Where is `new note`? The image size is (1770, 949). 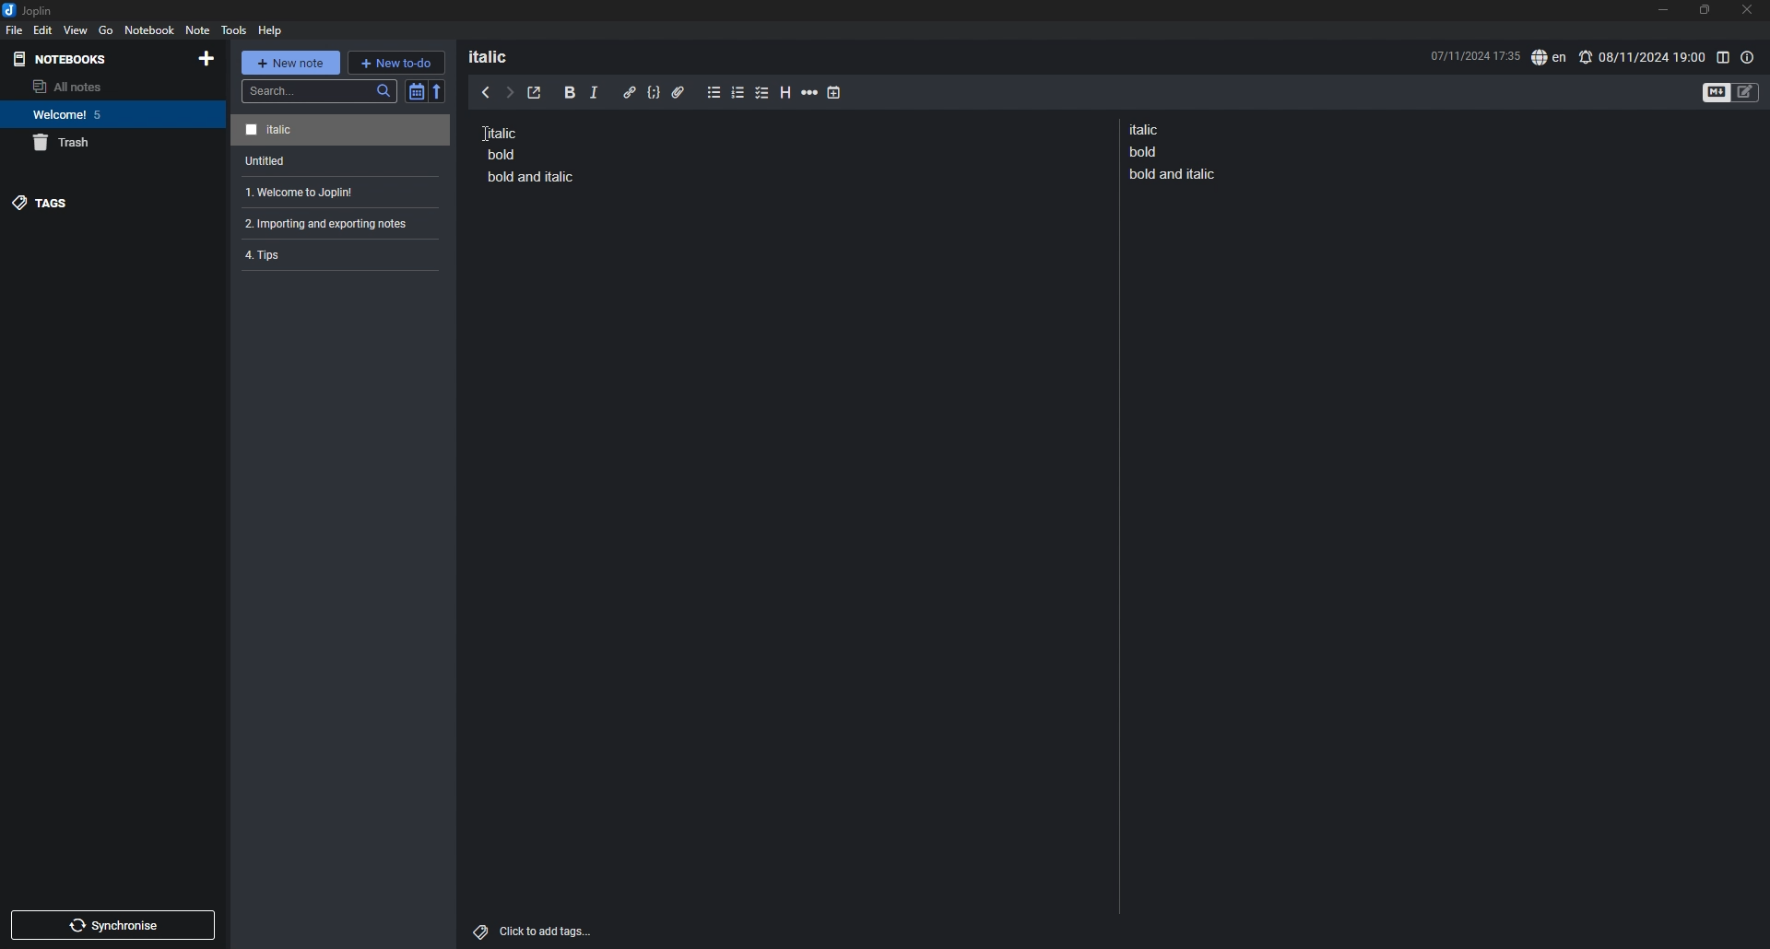 new note is located at coordinates (289, 63).